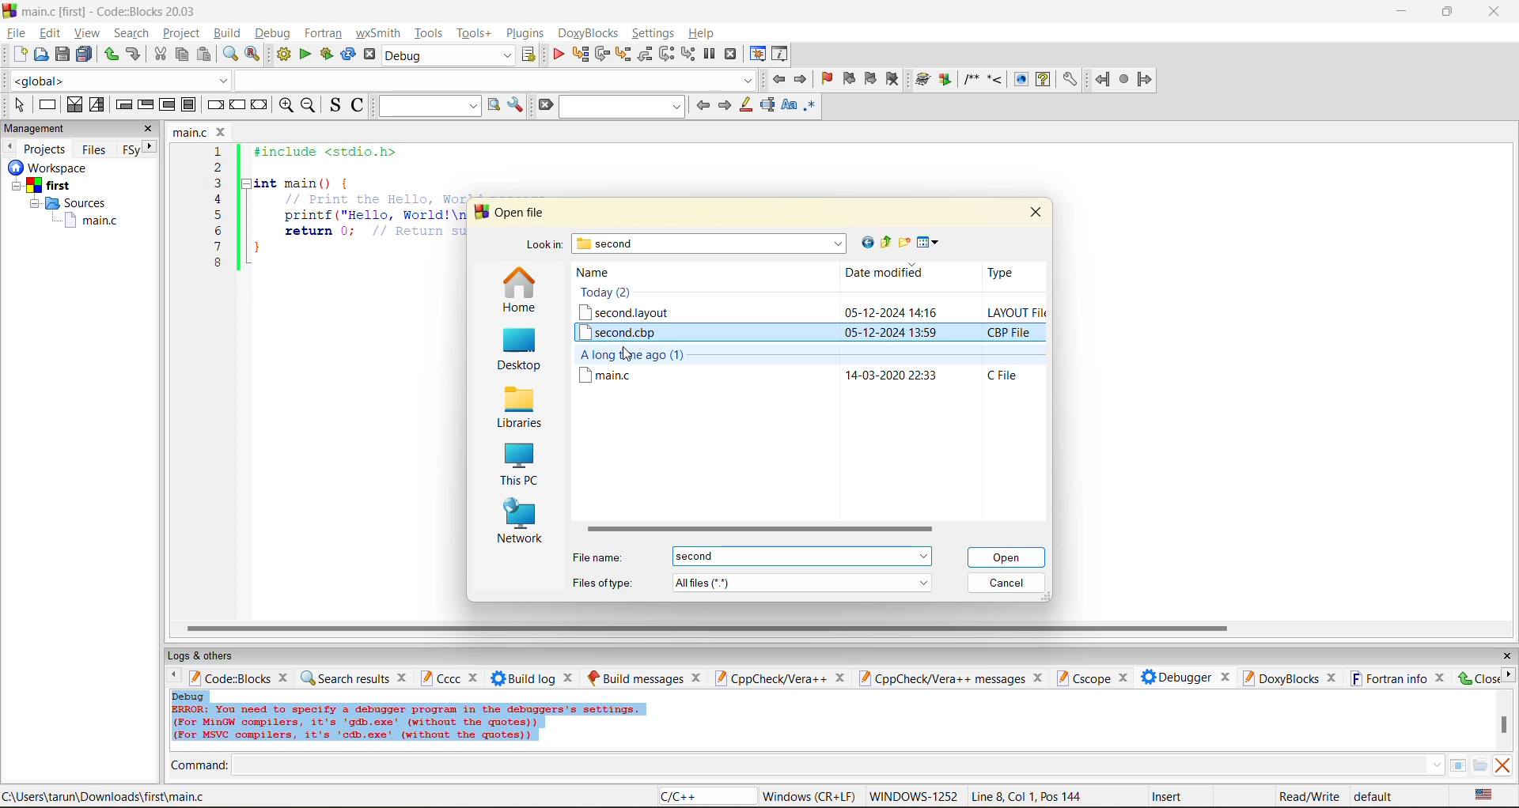  Describe the element at coordinates (519, 291) in the screenshot. I see `home` at that location.